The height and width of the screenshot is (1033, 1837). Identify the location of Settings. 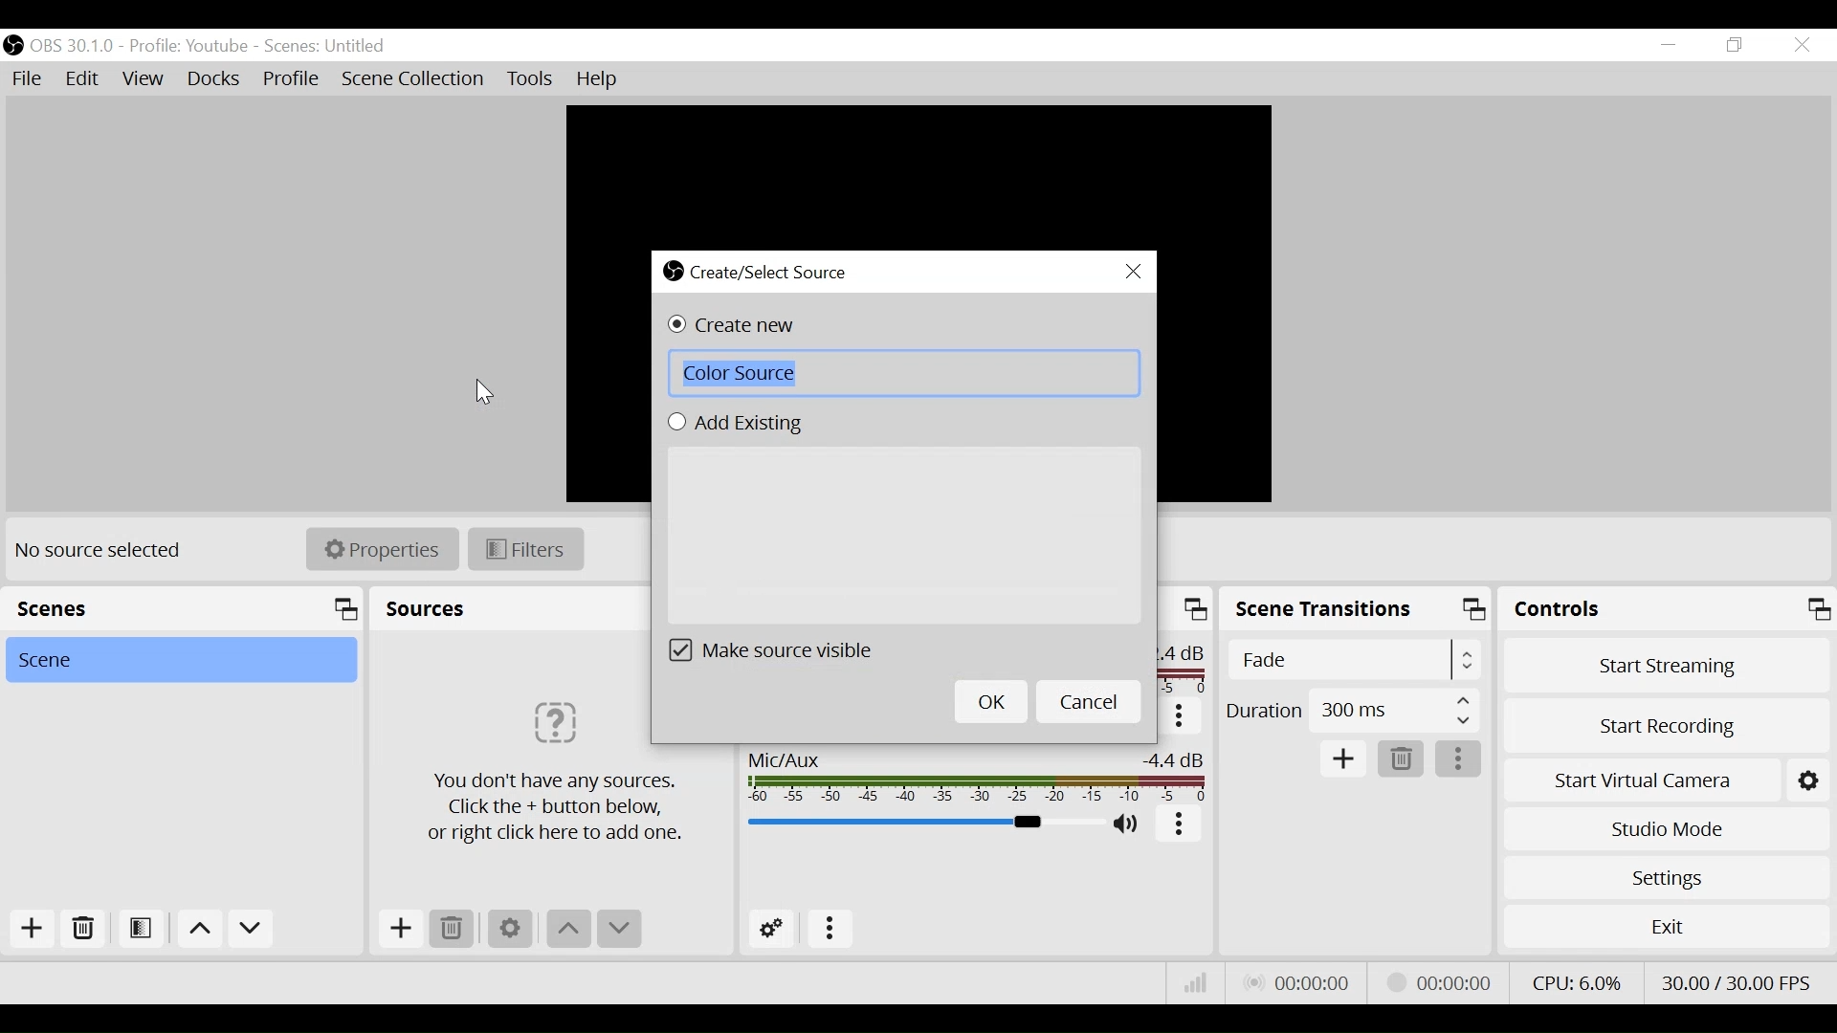
(509, 929).